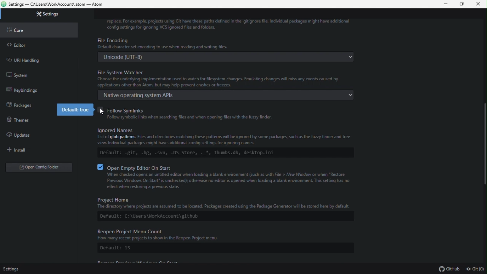 The height and width of the screenshot is (274, 487). I want to click on GitHub, so click(449, 269).